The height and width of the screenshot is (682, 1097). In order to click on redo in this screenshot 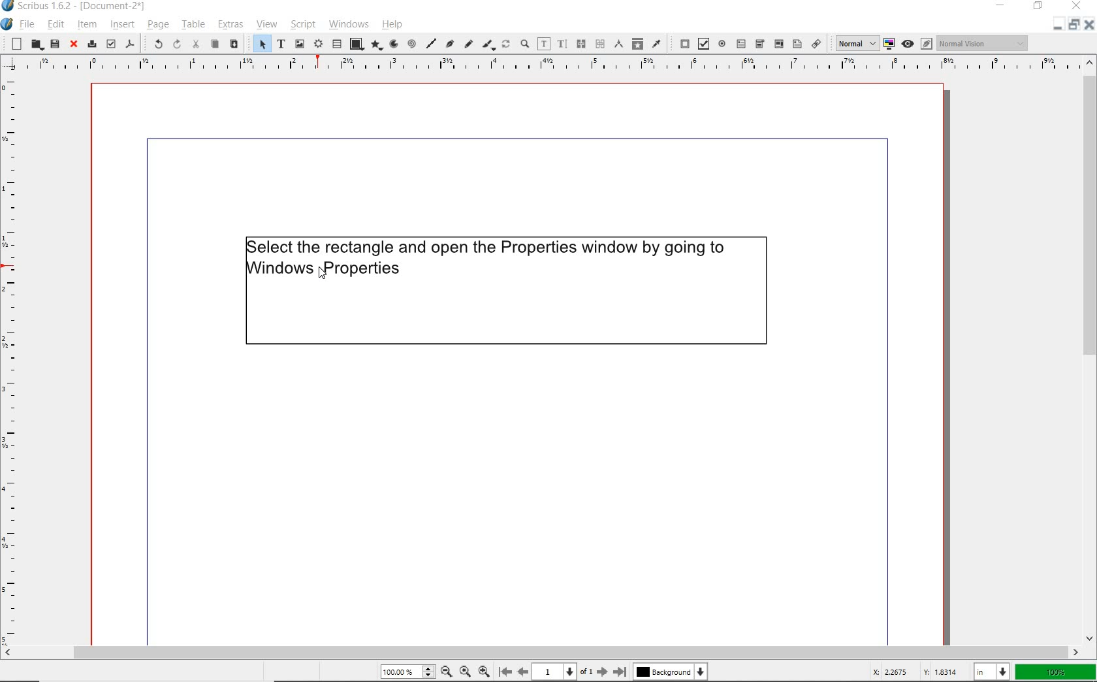, I will do `click(176, 44)`.